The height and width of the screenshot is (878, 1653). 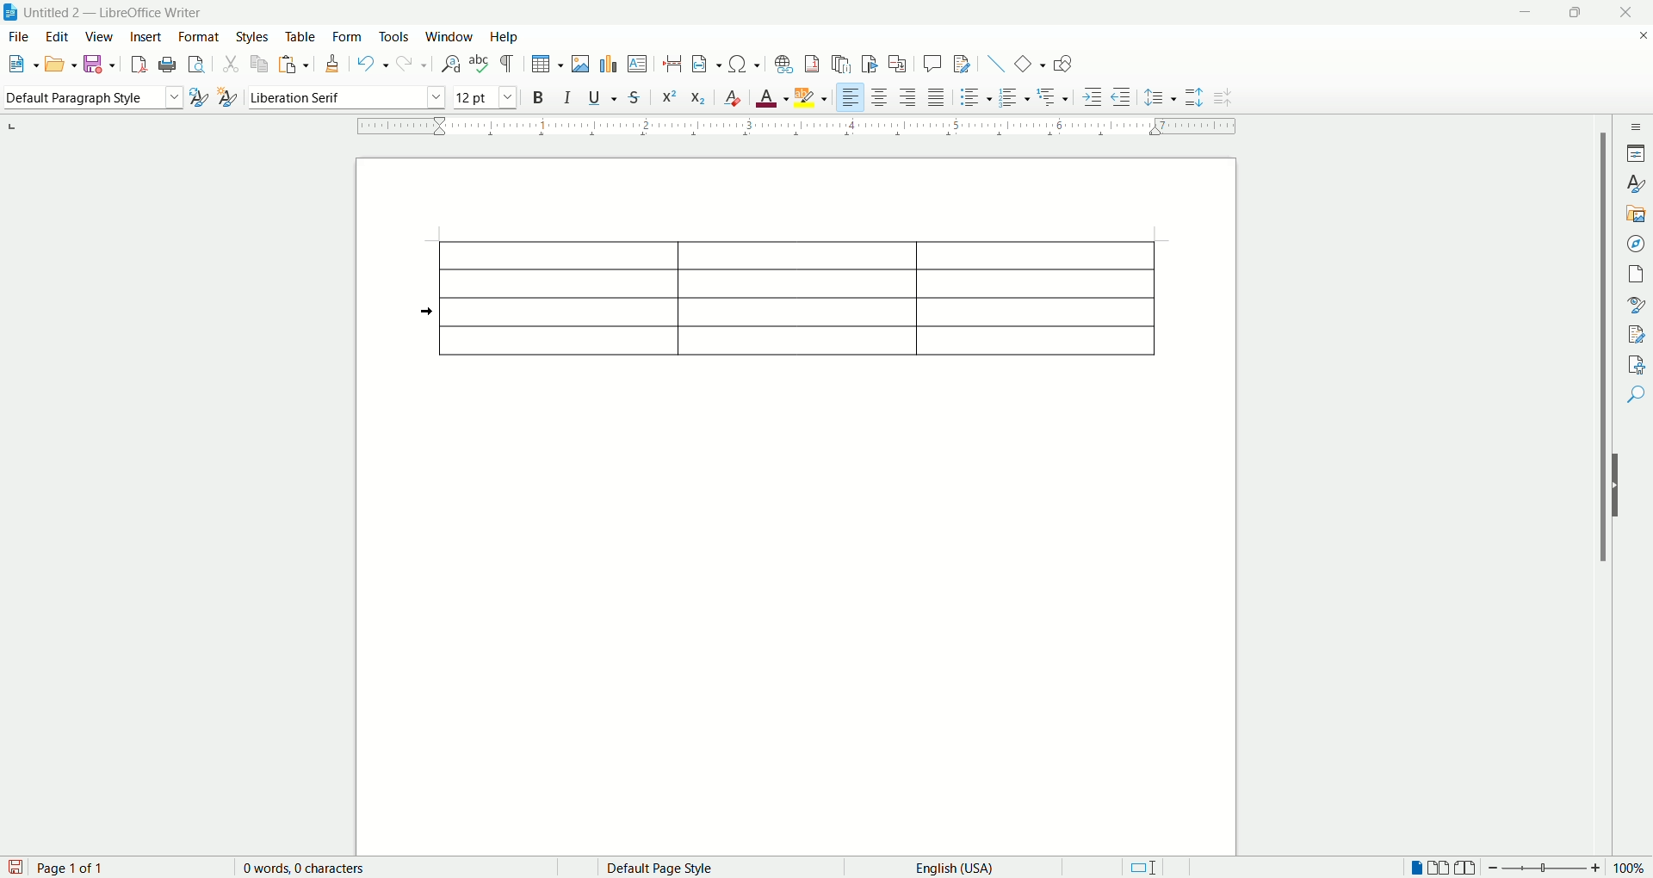 What do you see at coordinates (851, 96) in the screenshot?
I see `align left` at bounding box center [851, 96].